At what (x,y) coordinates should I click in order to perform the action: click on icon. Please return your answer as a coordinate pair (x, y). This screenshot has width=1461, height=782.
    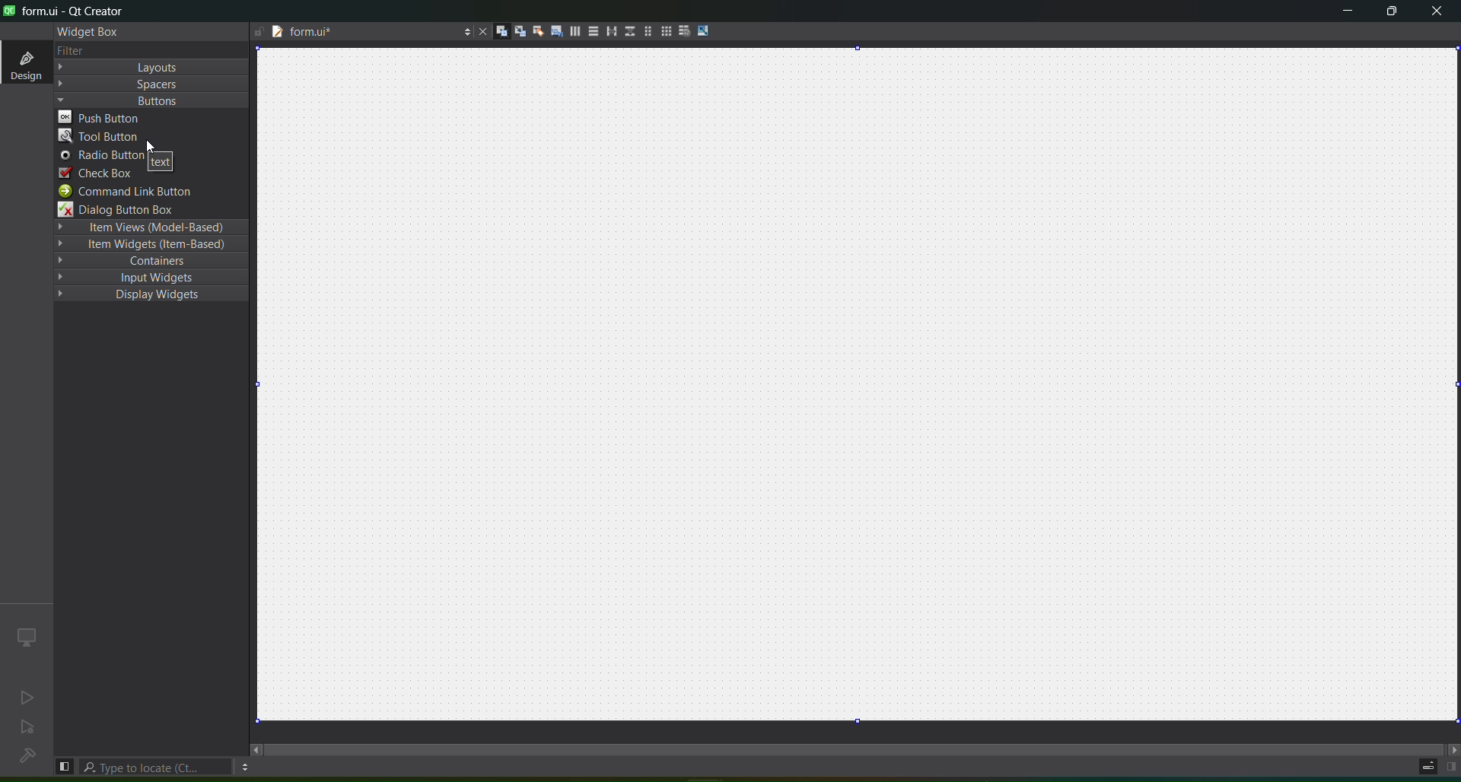
    Looking at the image, I should click on (27, 636).